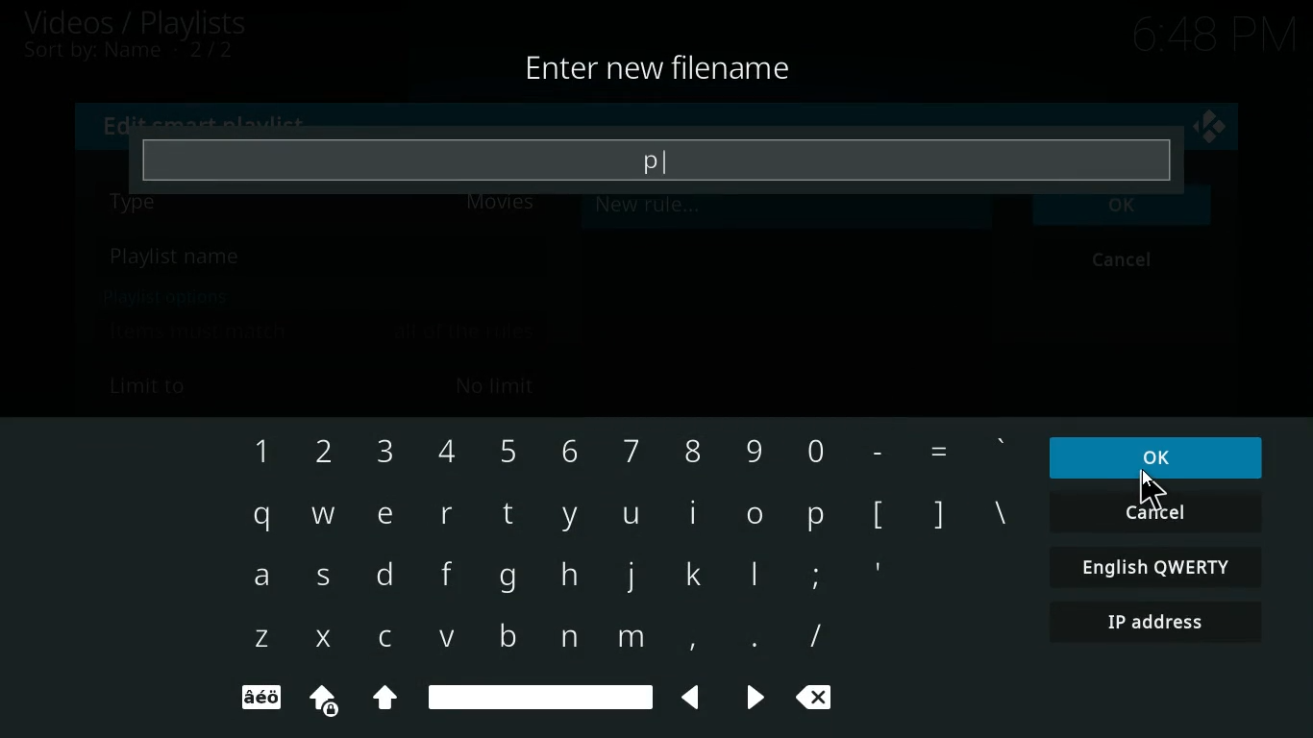 This screenshot has width=1313, height=738. Describe the element at coordinates (814, 574) in the screenshot. I see `;` at that location.